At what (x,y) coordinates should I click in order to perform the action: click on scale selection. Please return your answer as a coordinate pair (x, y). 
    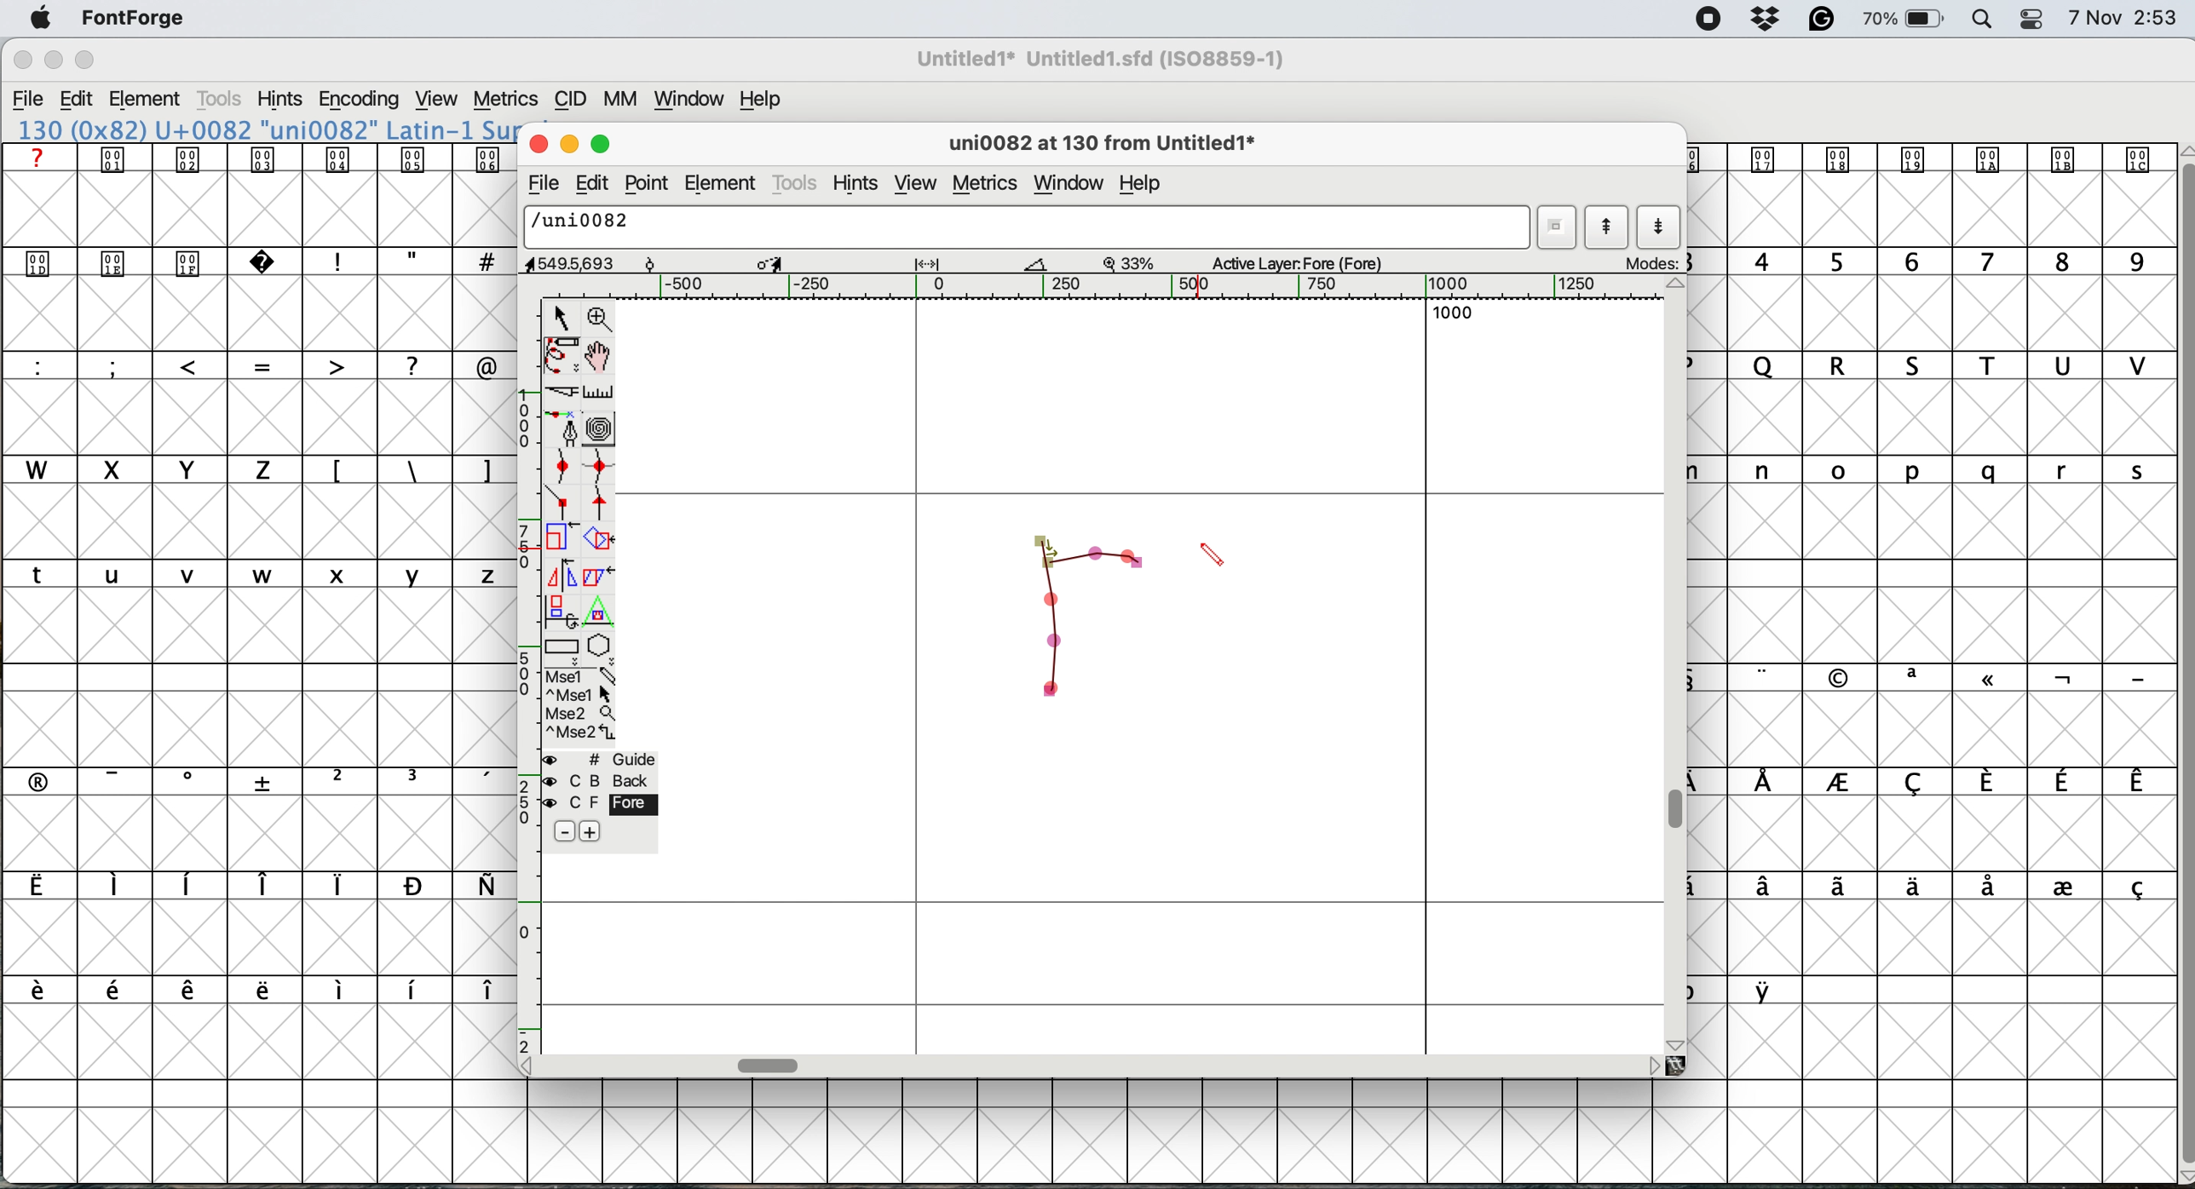
    Looking at the image, I should click on (561, 540).